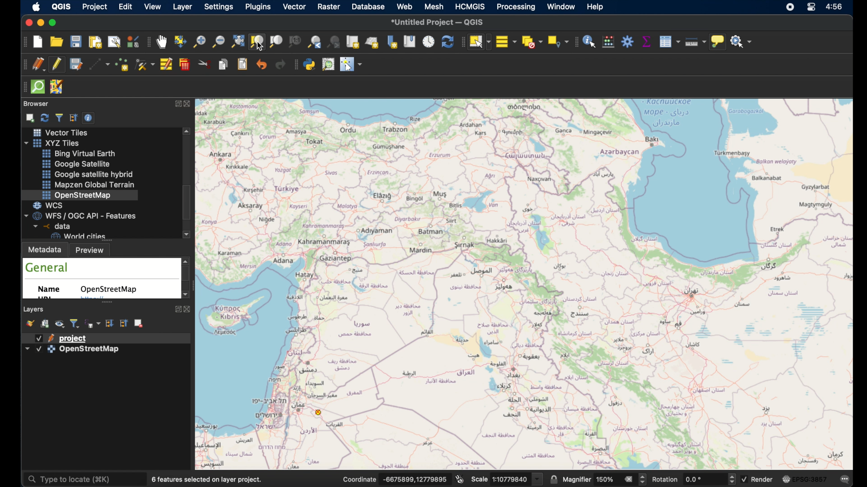 Image resolution: width=867 pixels, height=487 pixels. Describe the element at coordinates (37, 87) in the screenshot. I see `quick osm` at that location.